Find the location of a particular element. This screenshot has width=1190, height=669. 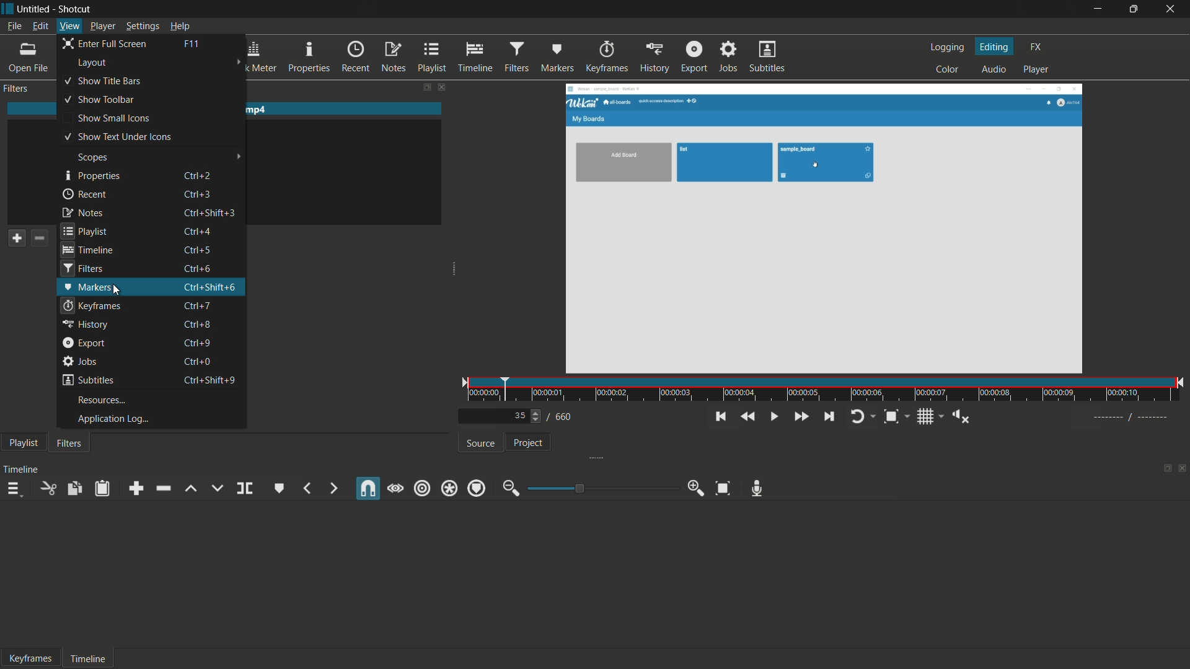

project name is located at coordinates (35, 9).